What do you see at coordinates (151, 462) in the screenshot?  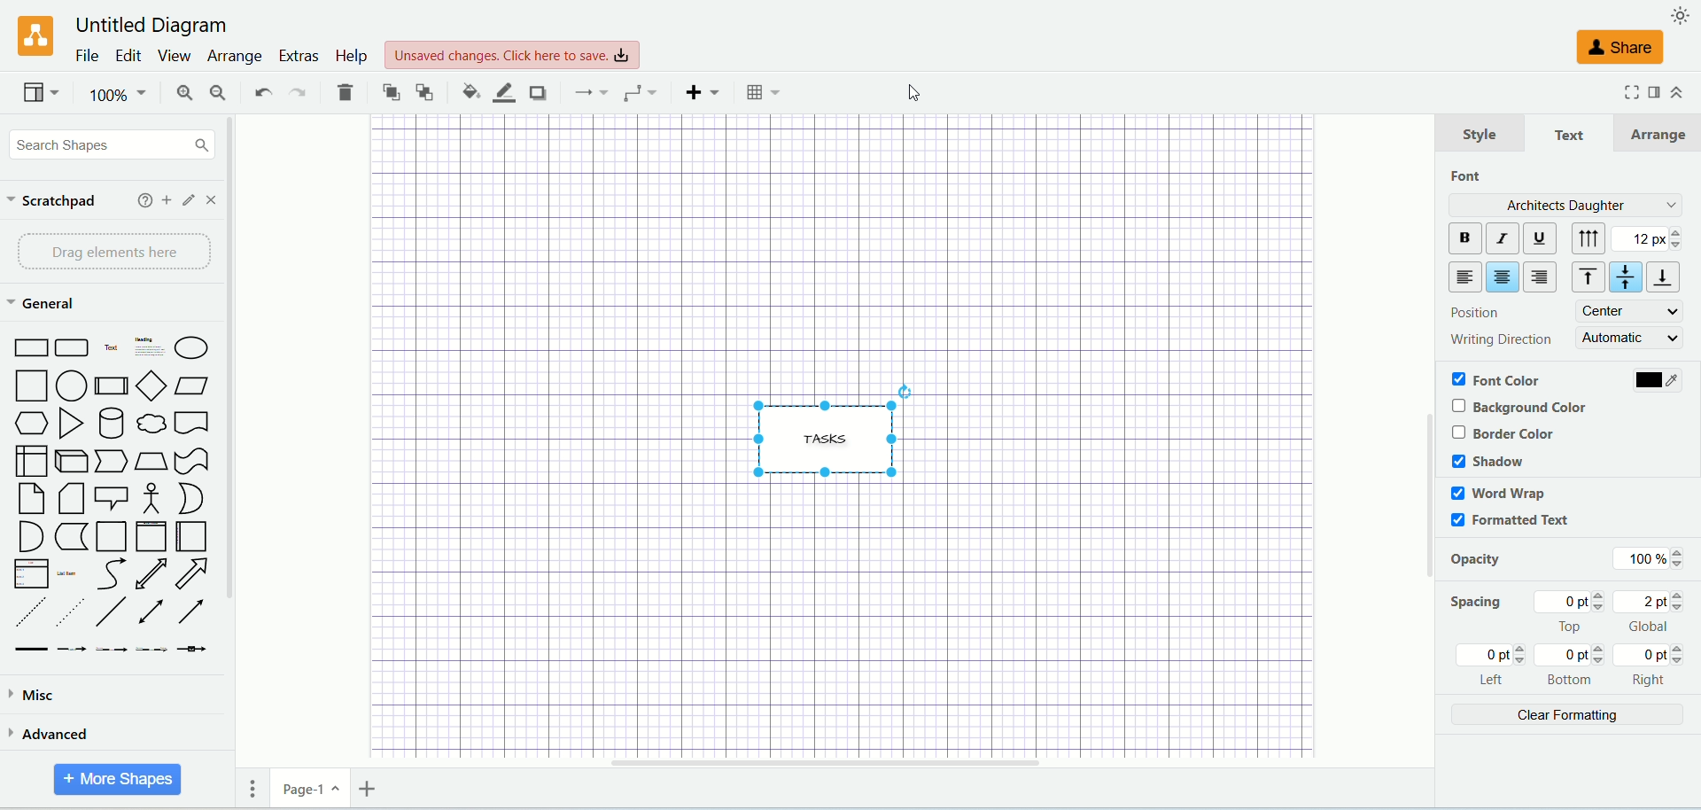 I see `Trapezoid` at bounding box center [151, 462].